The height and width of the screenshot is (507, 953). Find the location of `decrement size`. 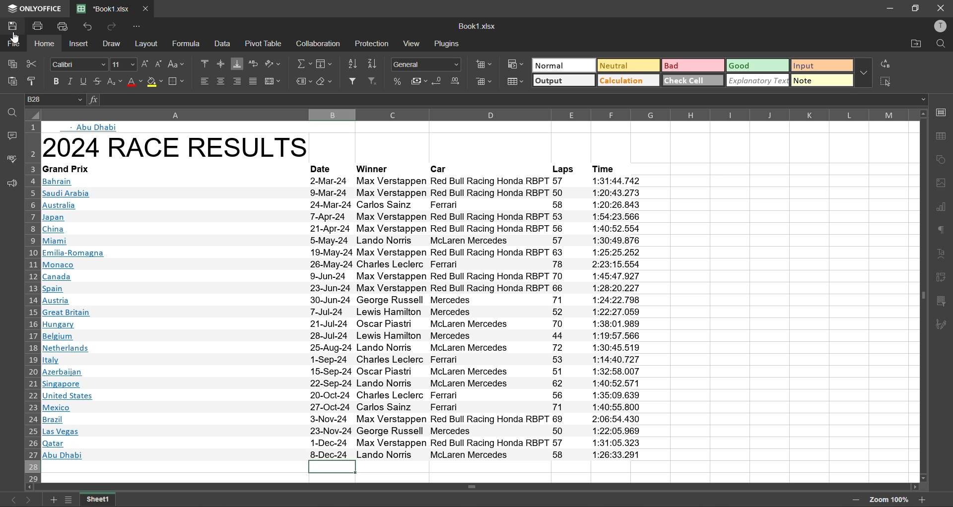

decrement size is located at coordinates (160, 65).